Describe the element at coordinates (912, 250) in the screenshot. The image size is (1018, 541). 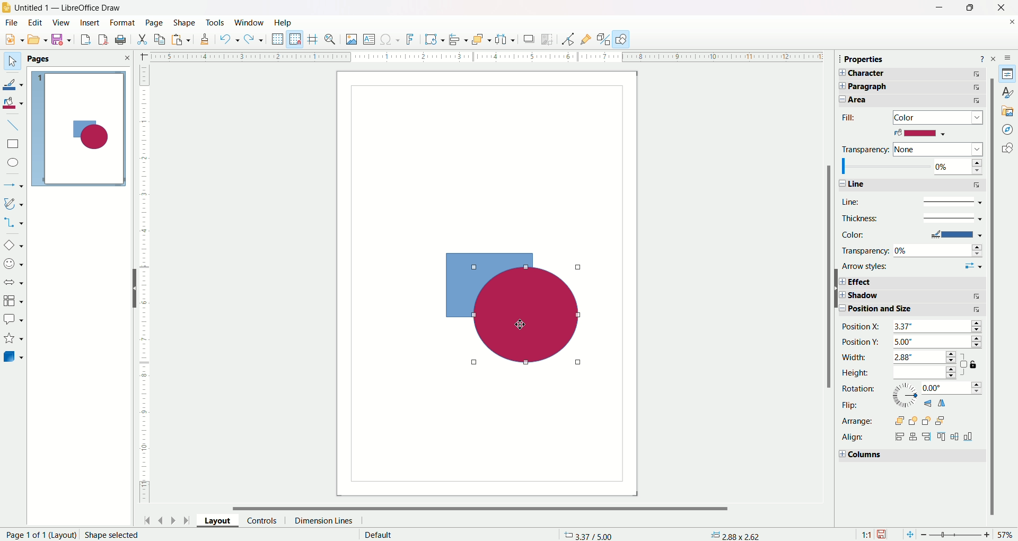
I see `transparency` at that location.